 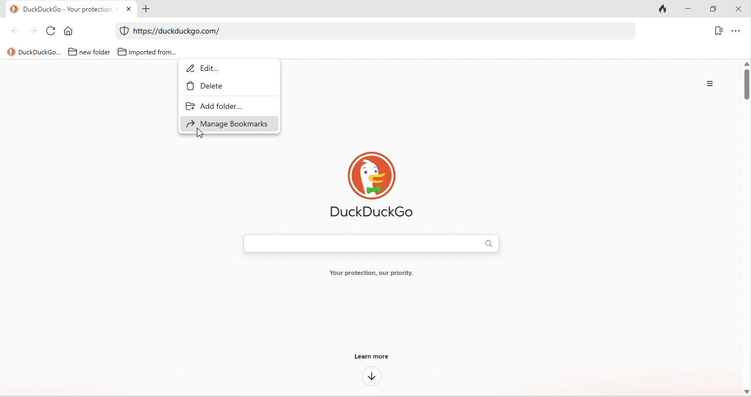 I want to click on option, so click(x=737, y=31).